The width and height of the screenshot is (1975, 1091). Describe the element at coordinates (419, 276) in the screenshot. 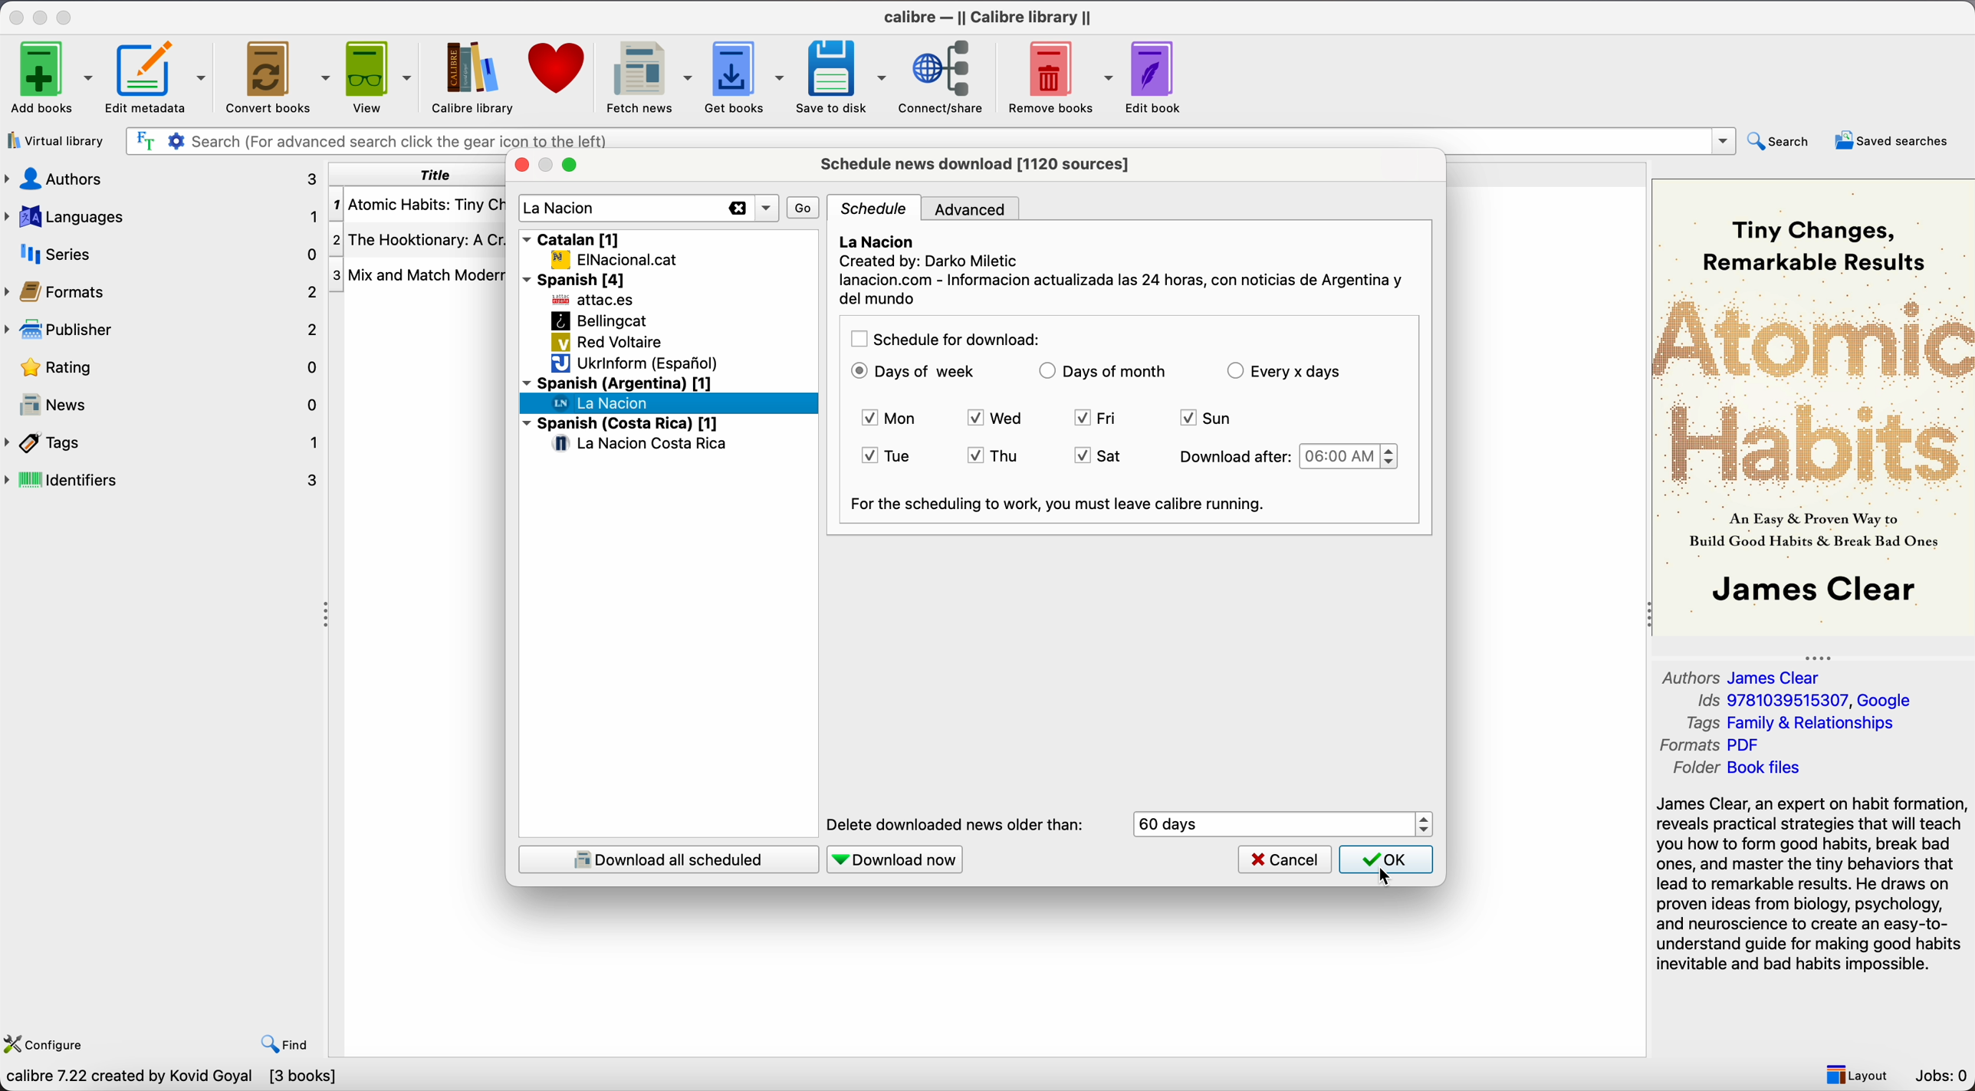

I see `Mix and Match Modern... ` at that location.